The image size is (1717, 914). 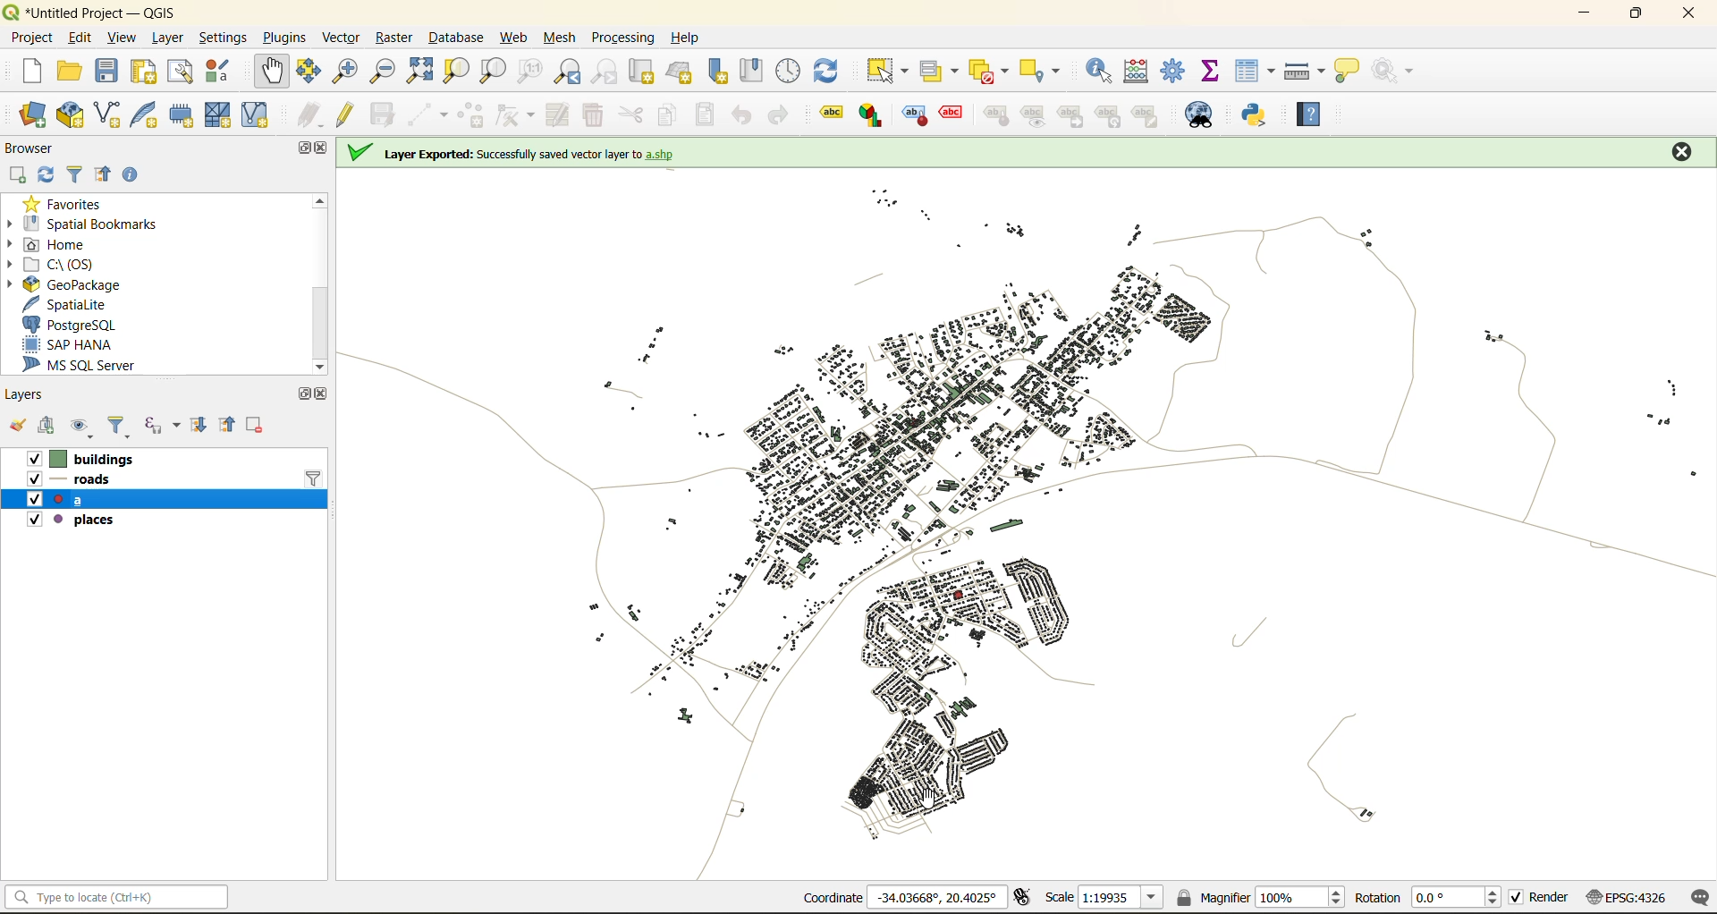 What do you see at coordinates (562, 40) in the screenshot?
I see `mesh` at bounding box center [562, 40].